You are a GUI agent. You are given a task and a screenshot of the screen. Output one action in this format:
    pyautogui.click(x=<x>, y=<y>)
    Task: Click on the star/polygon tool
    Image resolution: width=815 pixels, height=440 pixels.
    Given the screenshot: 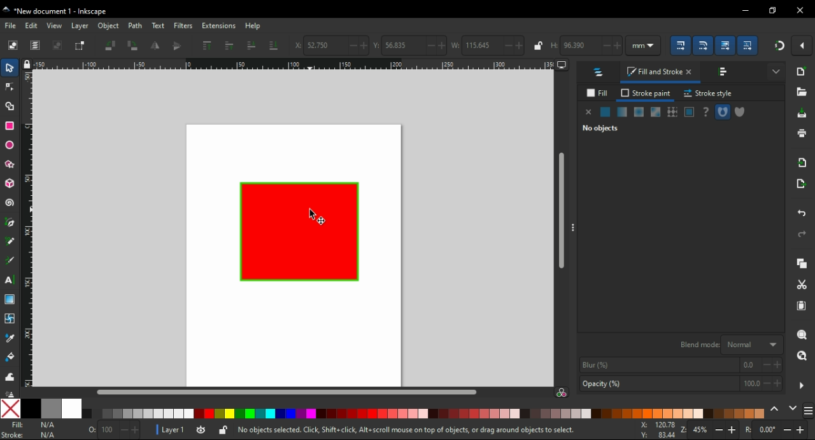 What is the action you would take?
    pyautogui.click(x=11, y=165)
    